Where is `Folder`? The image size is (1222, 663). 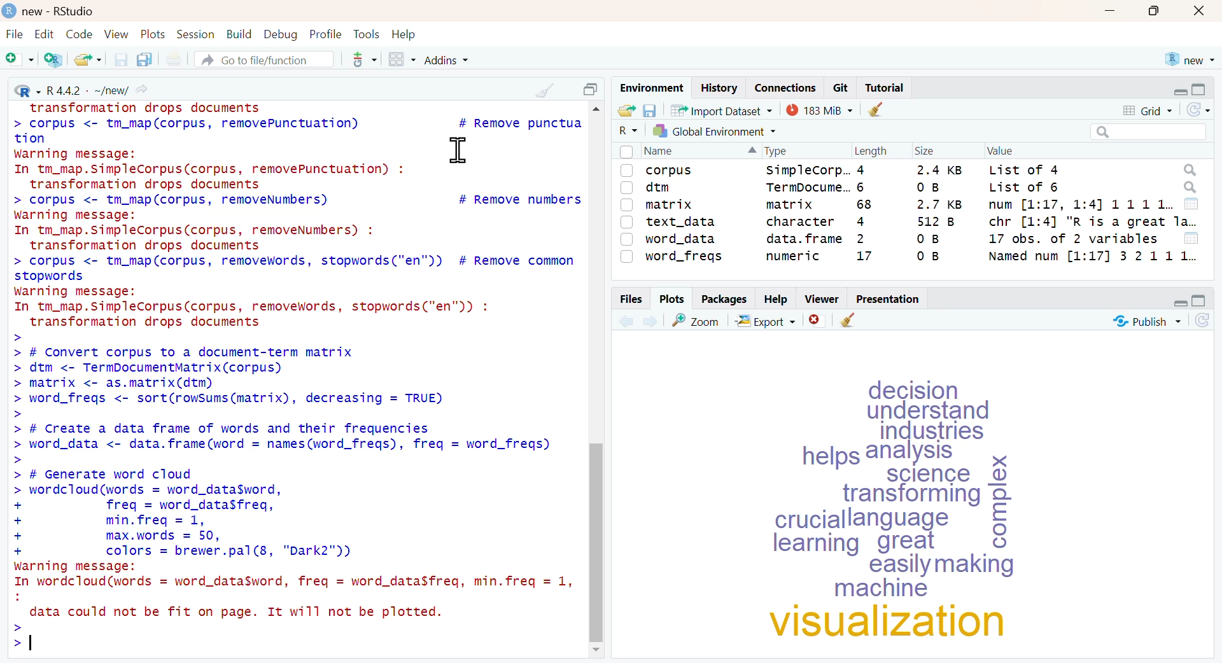
Folder is located at coordinates (626, 111).